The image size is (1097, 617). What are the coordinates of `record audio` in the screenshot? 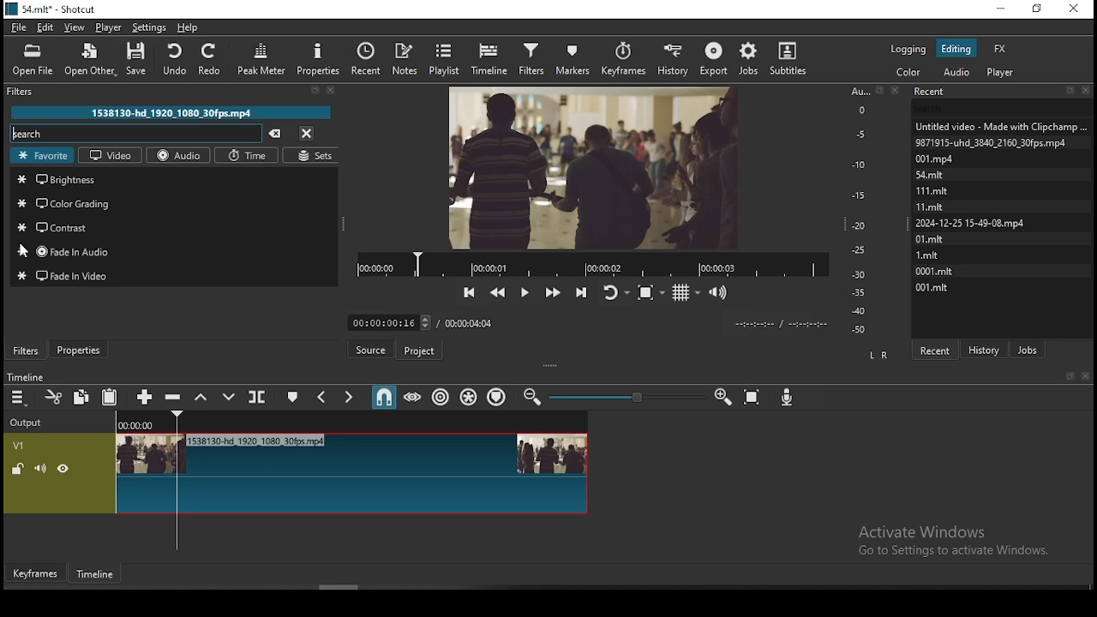 It's located at (788, 393).